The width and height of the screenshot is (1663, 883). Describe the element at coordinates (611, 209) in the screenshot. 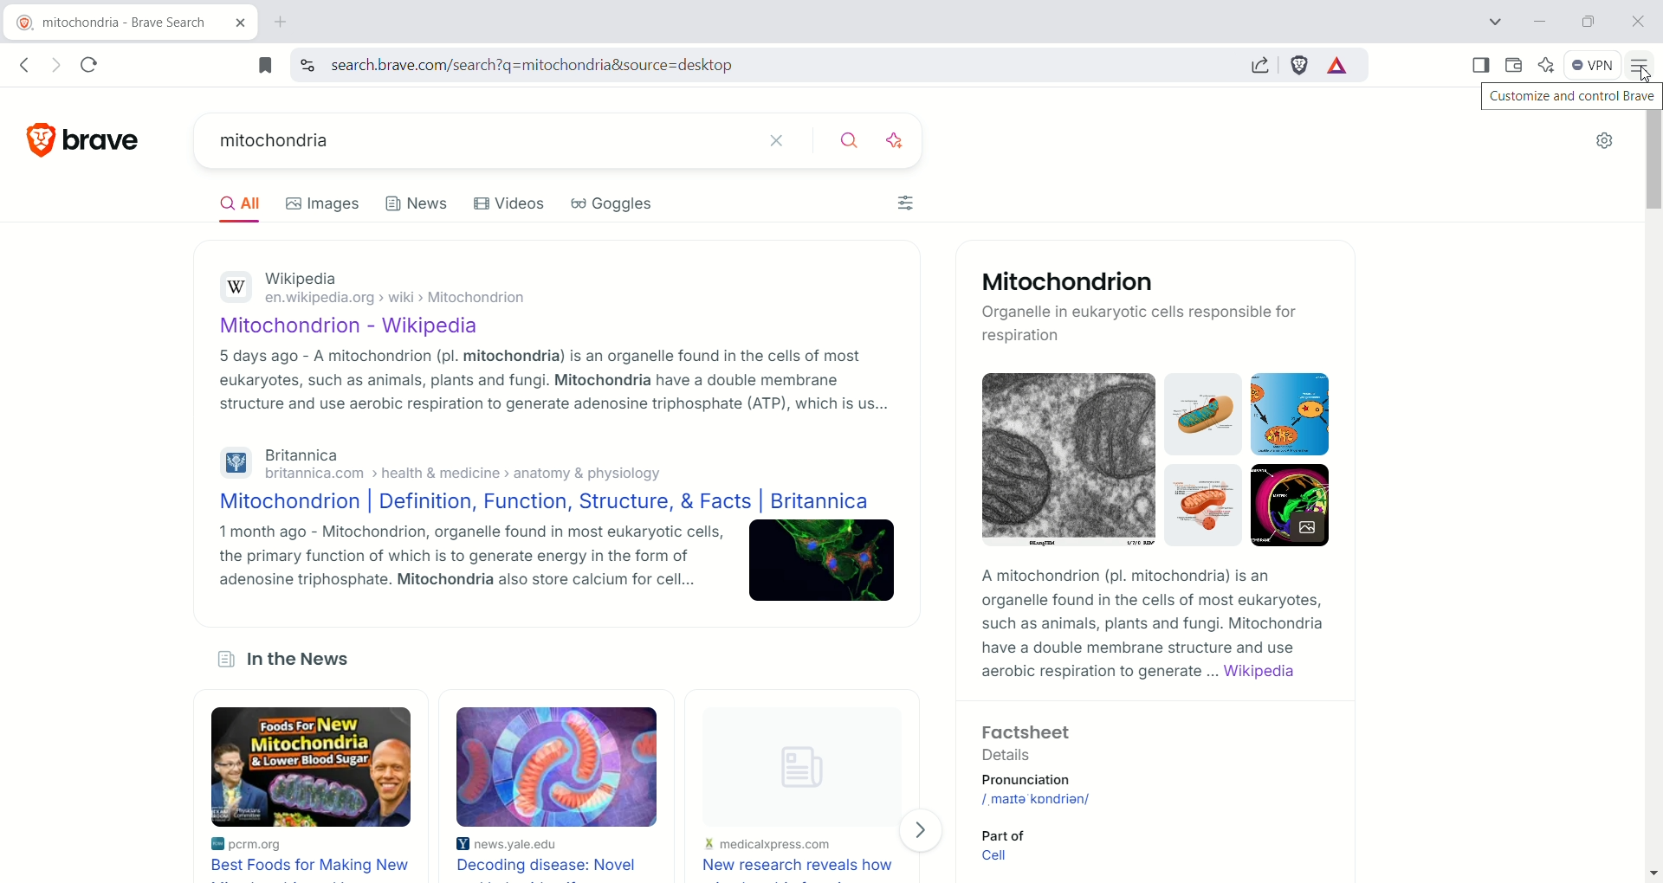

I see `Goggles` at that location.